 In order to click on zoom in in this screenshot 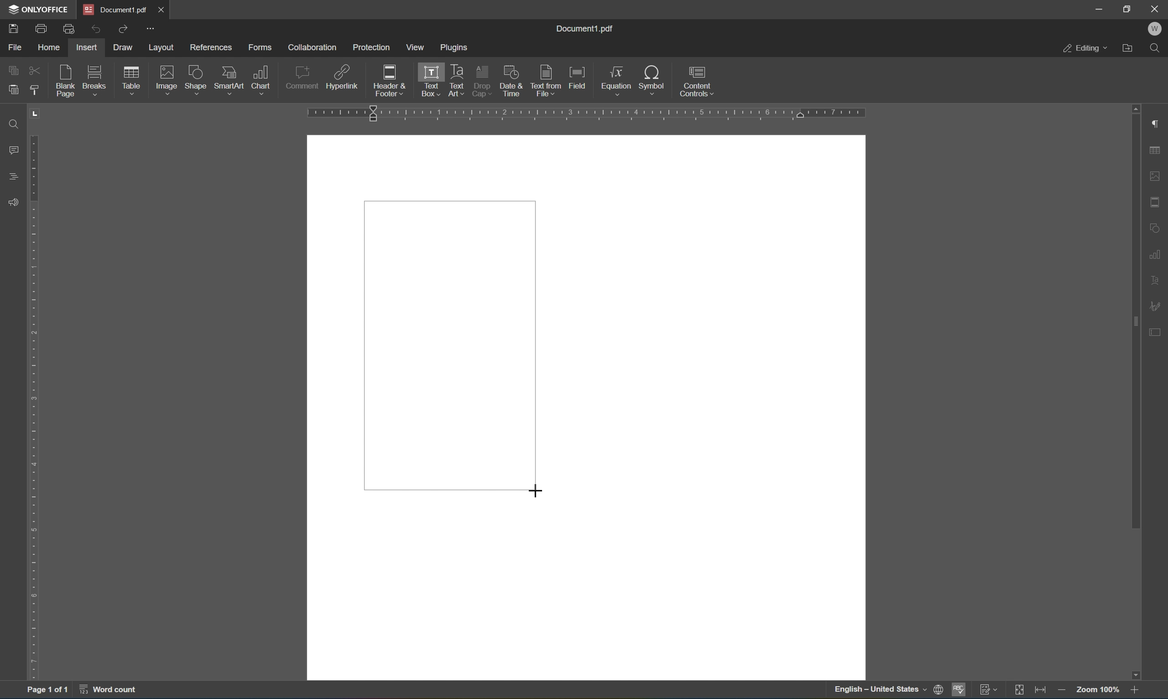, I will do `click(1135, 691)`.